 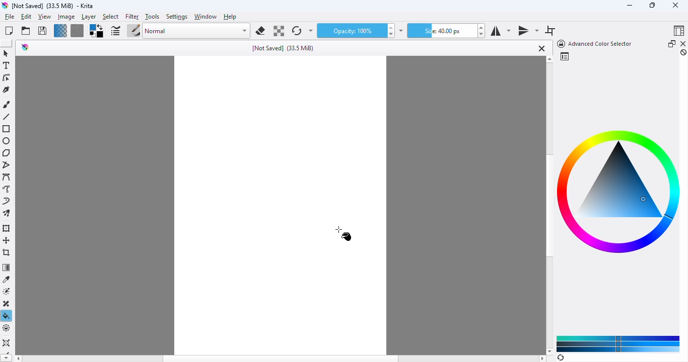 I want to click on blending mode, so click(x=197, y=31).